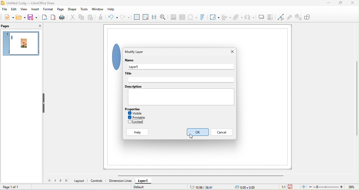 The height and width of the screenshot is (190, 359). What do you see at coordinates (114, 17) in the screenshot?
I see `undo` at bounding box center [114, 17].